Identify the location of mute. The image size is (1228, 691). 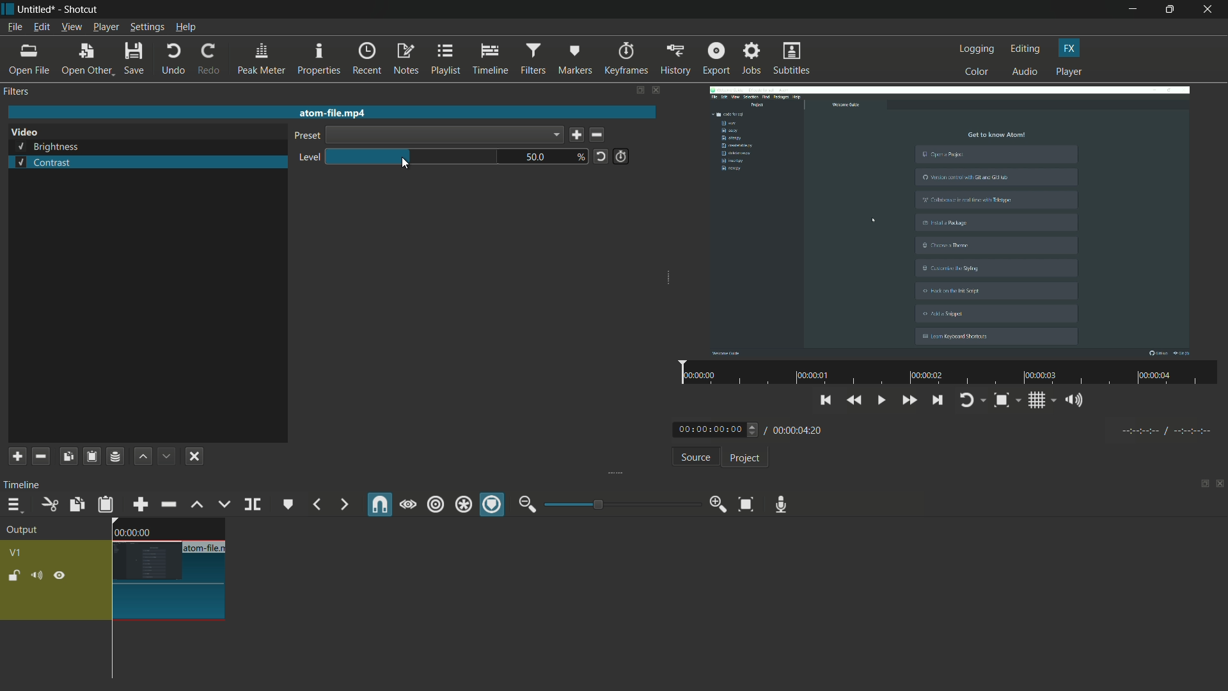
(39, 576).